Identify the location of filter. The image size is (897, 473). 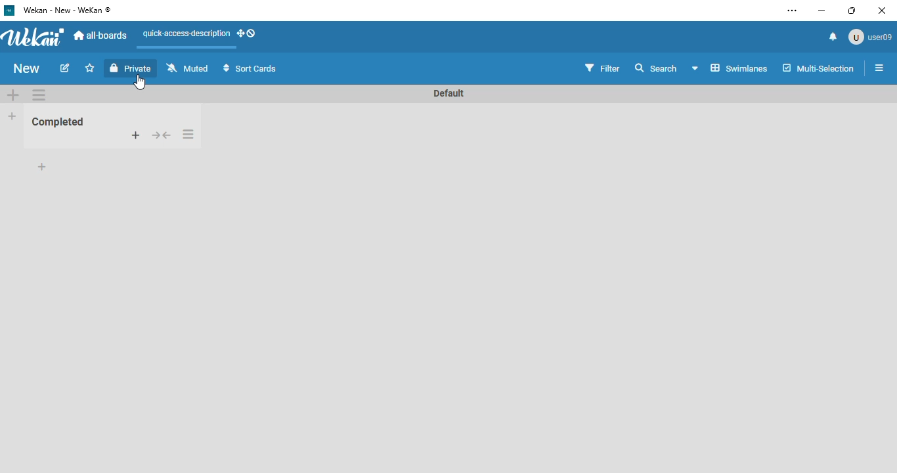
(602, 68).